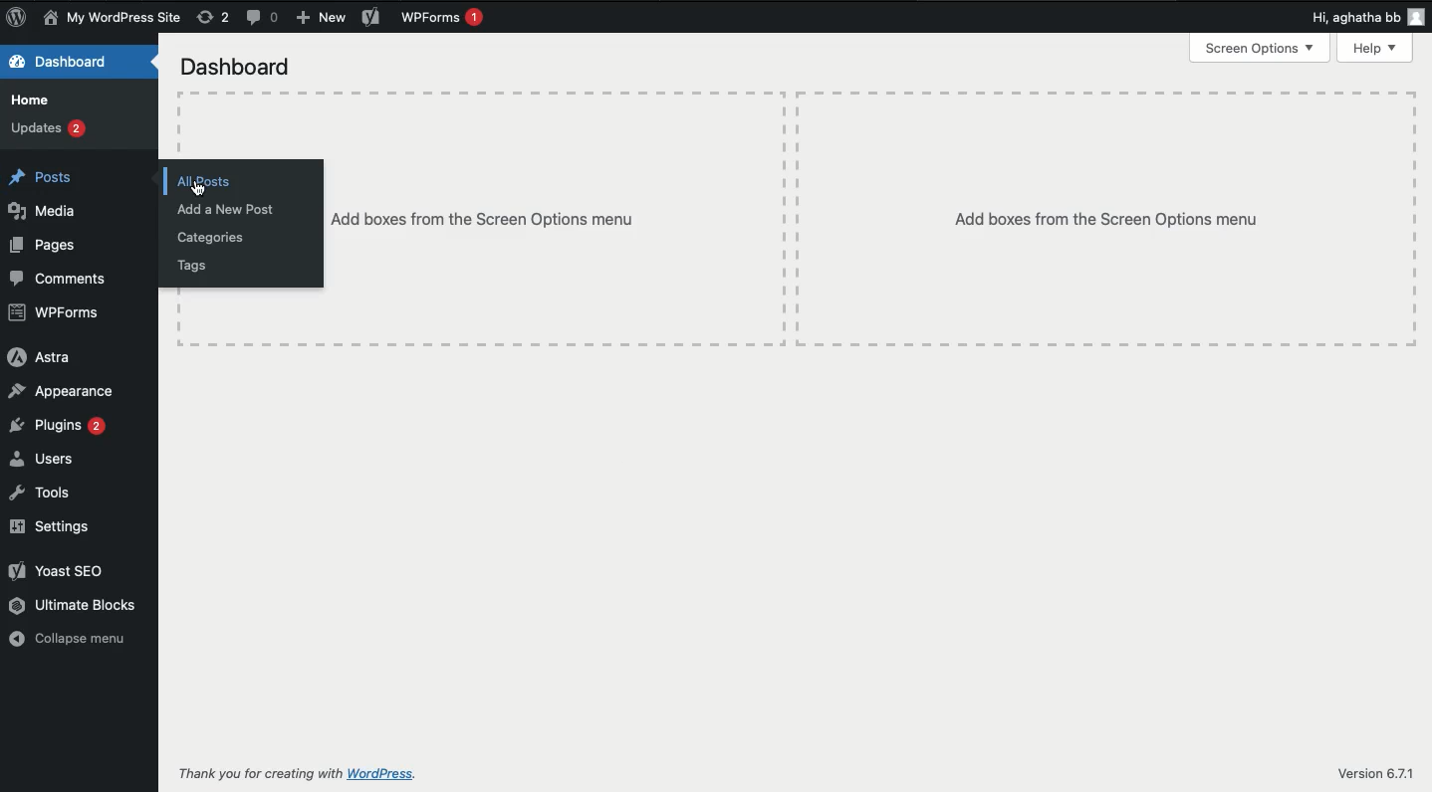  Describe the element at coordinates (319, 19) in the screenshot. I see `New` at that location.